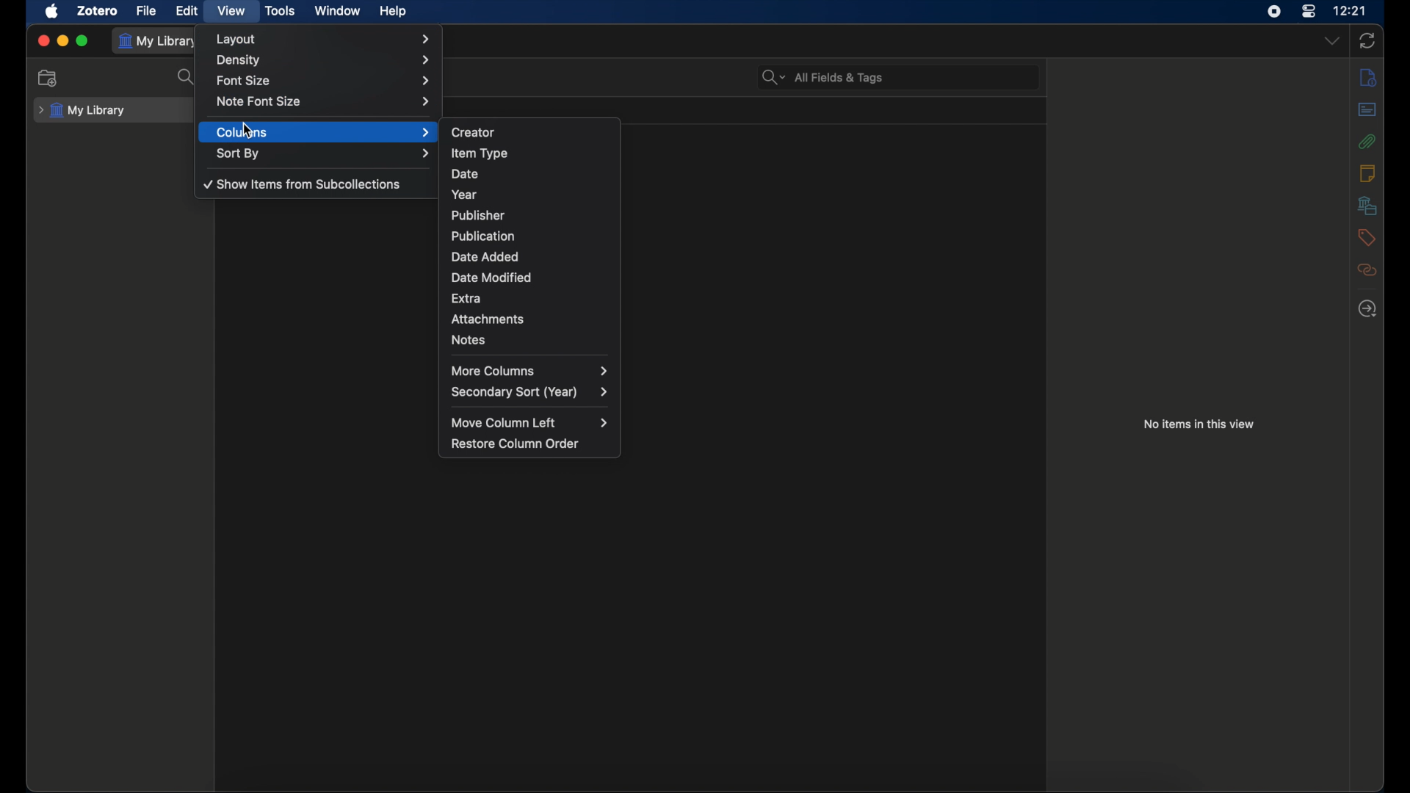 The height and width of the screenshot is (793, 1410). I want to click on attachments, so click(488, 319).